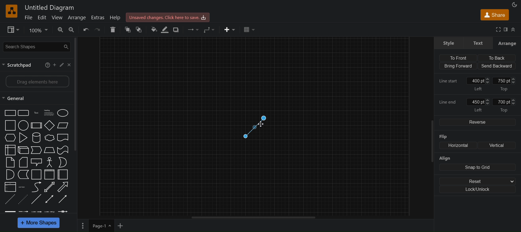 The width and height of the screenshot is (521, 232). I want to click on connector line shape, so click(255, 125).